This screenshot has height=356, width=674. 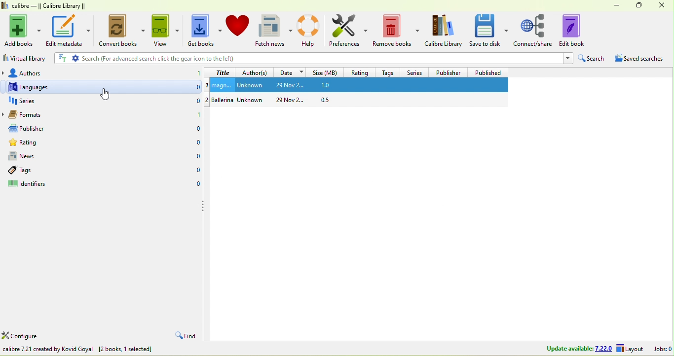 I want to click on jobs 0, so click(x=661, y=349).